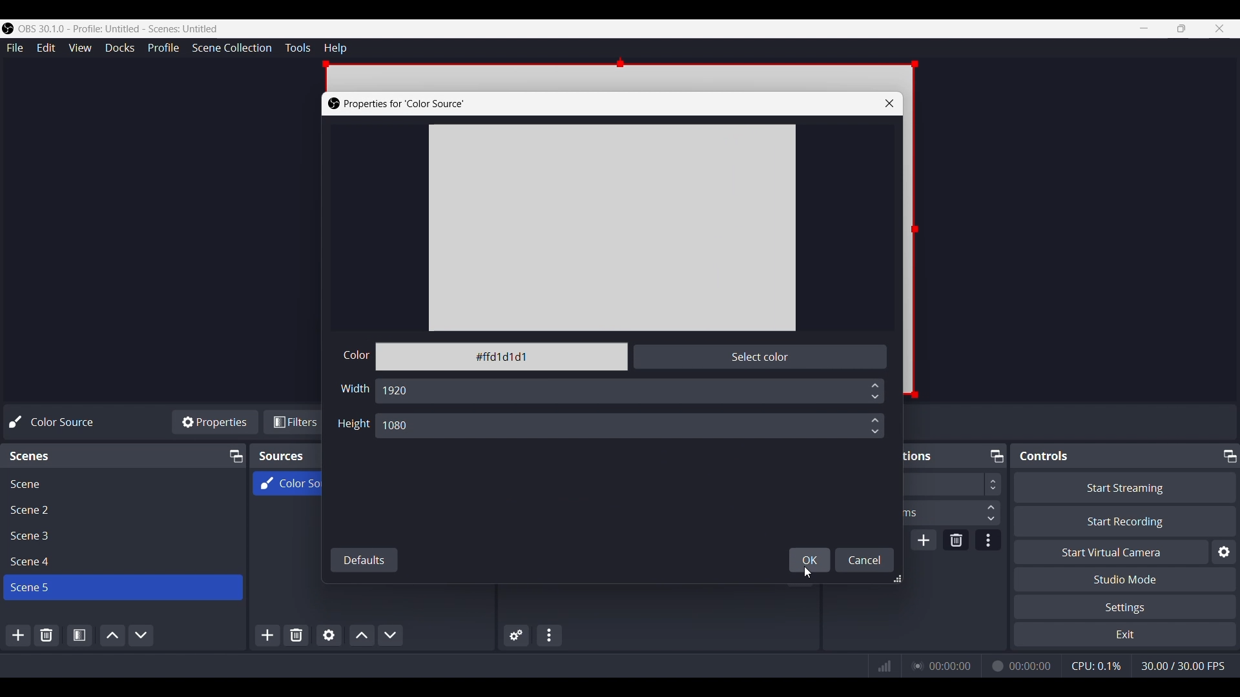 Image resolution: width=1240 pixels, height=697 pixels. I want to click on Profile, so click(164, 48).